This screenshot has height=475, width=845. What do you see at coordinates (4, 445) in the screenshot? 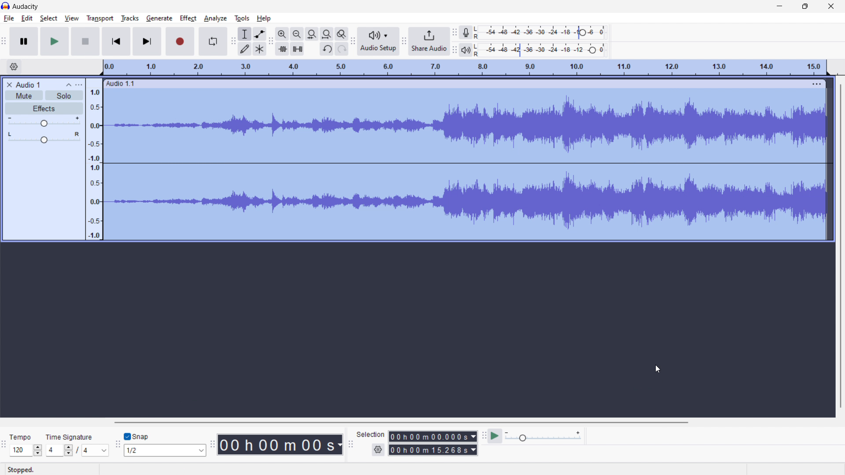
I see `time signature toolbar` at bounding box center [4, 445].